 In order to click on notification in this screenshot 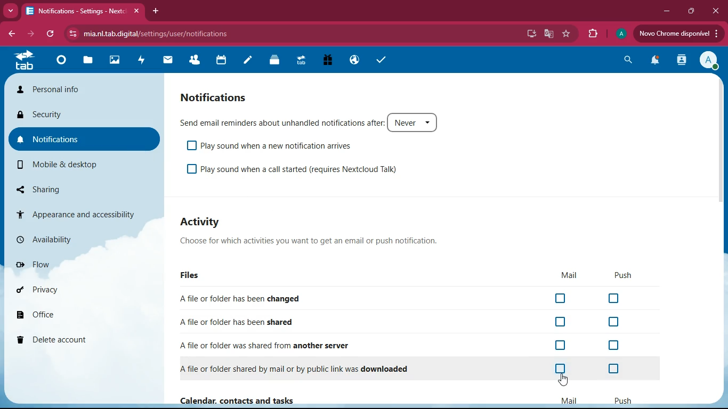, I will do `click(652, 62)`.